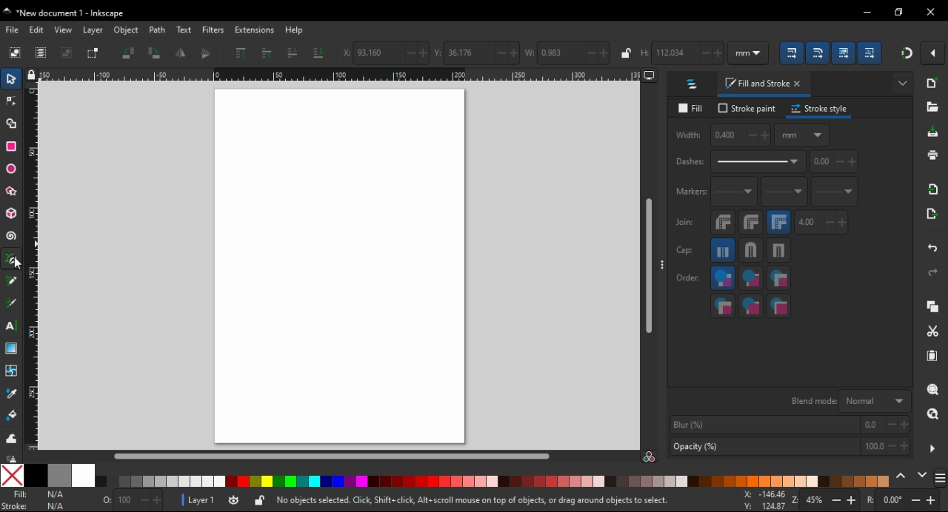  Describe the element at coordinates (204, 502) in the screenshot. I see `Layer 1` at that location.